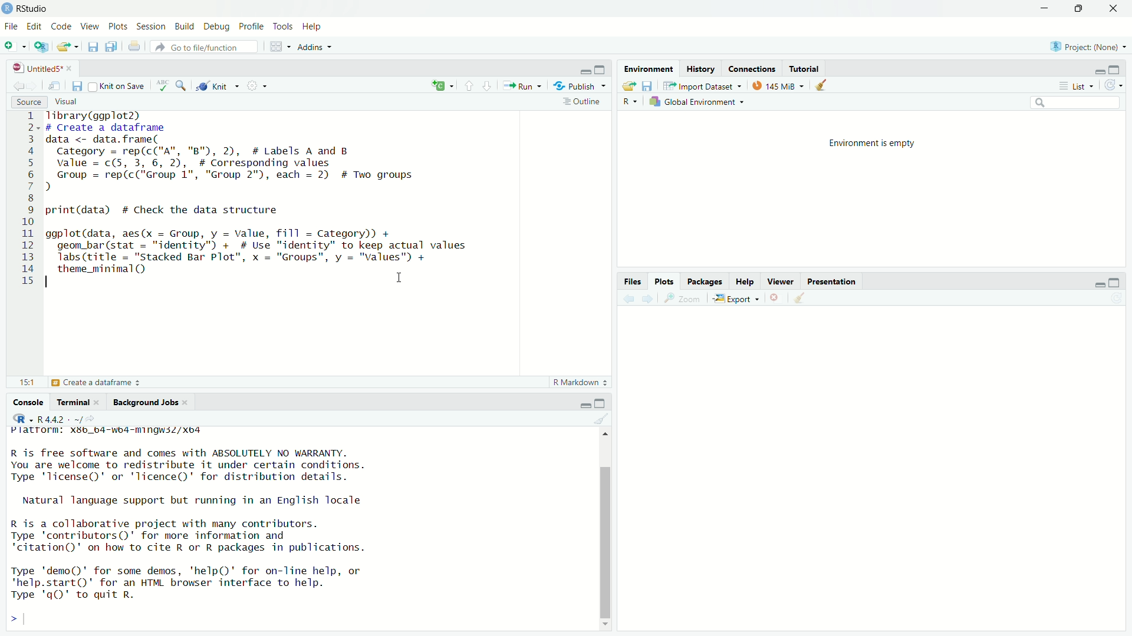  I want to click on Plots, so click(118, 25).